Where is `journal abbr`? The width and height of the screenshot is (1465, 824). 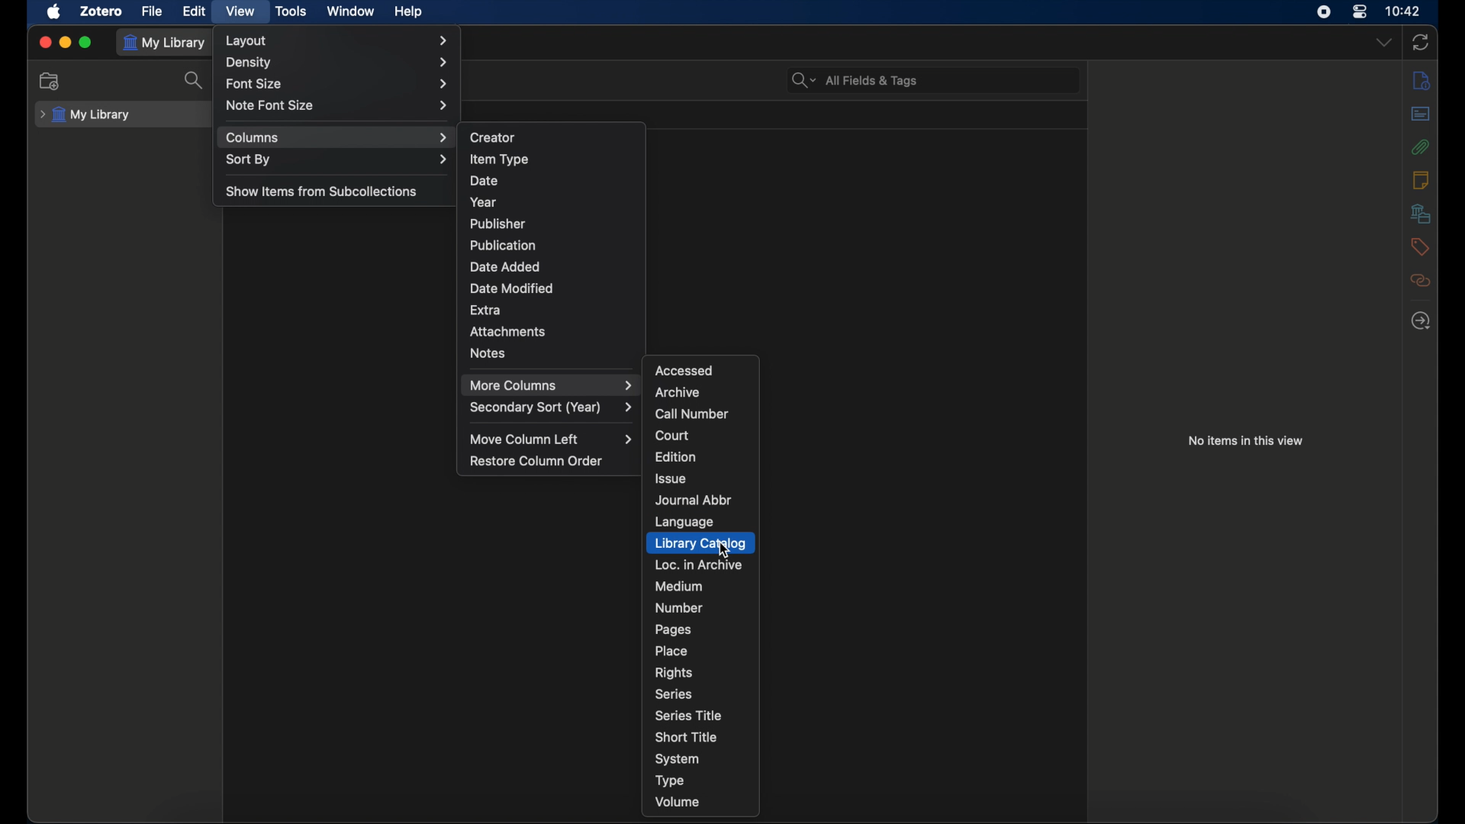 journal abbr is located at coordinates (695, 500).